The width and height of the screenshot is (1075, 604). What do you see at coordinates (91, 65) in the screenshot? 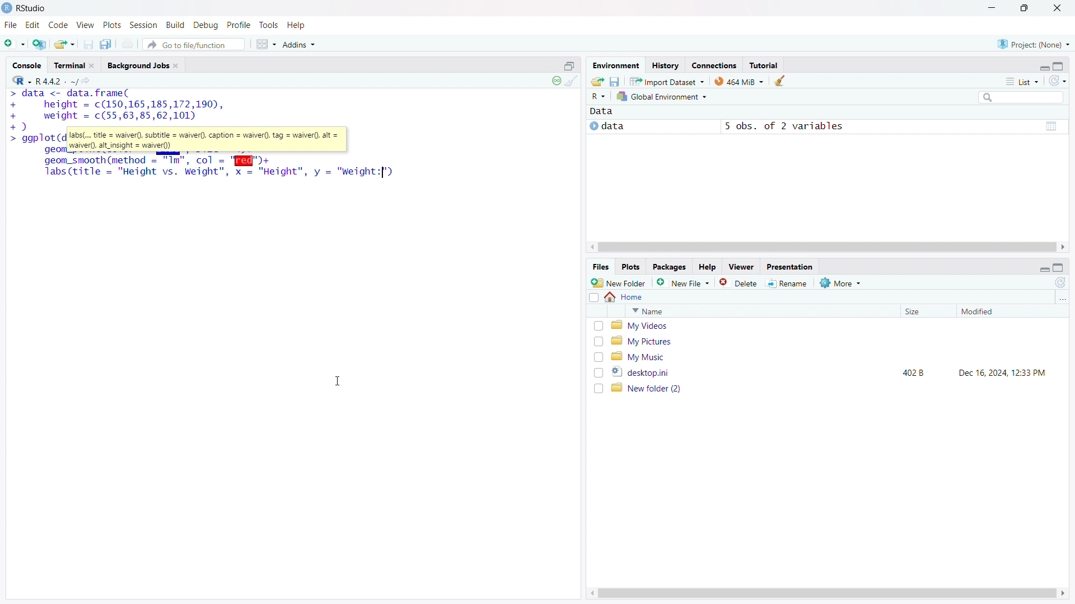
I see `close` at bounding box center [91, 65].